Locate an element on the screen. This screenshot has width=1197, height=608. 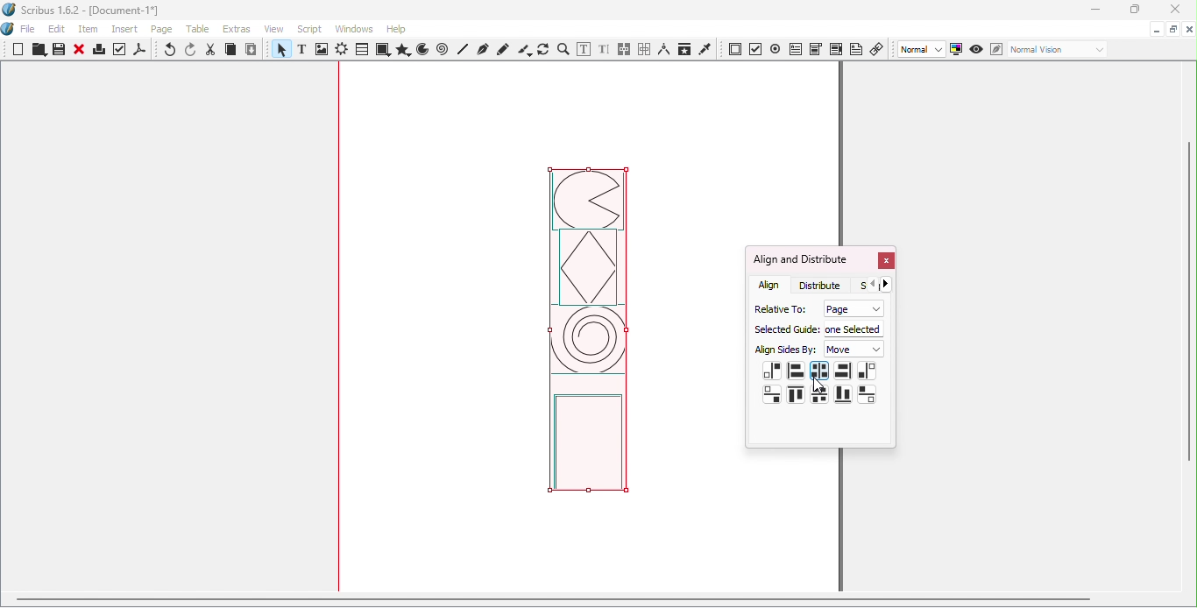
PDF combo box is located at coordinates (815, 49).